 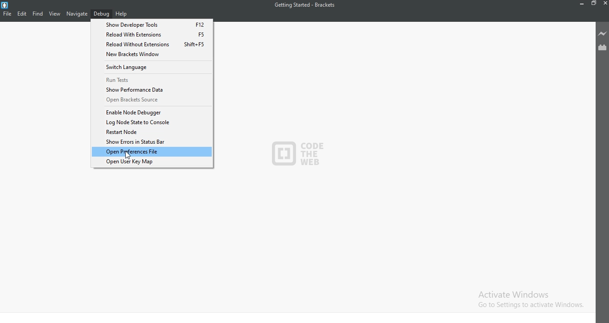 I want to click on cursor, so click(x=129, y=154).